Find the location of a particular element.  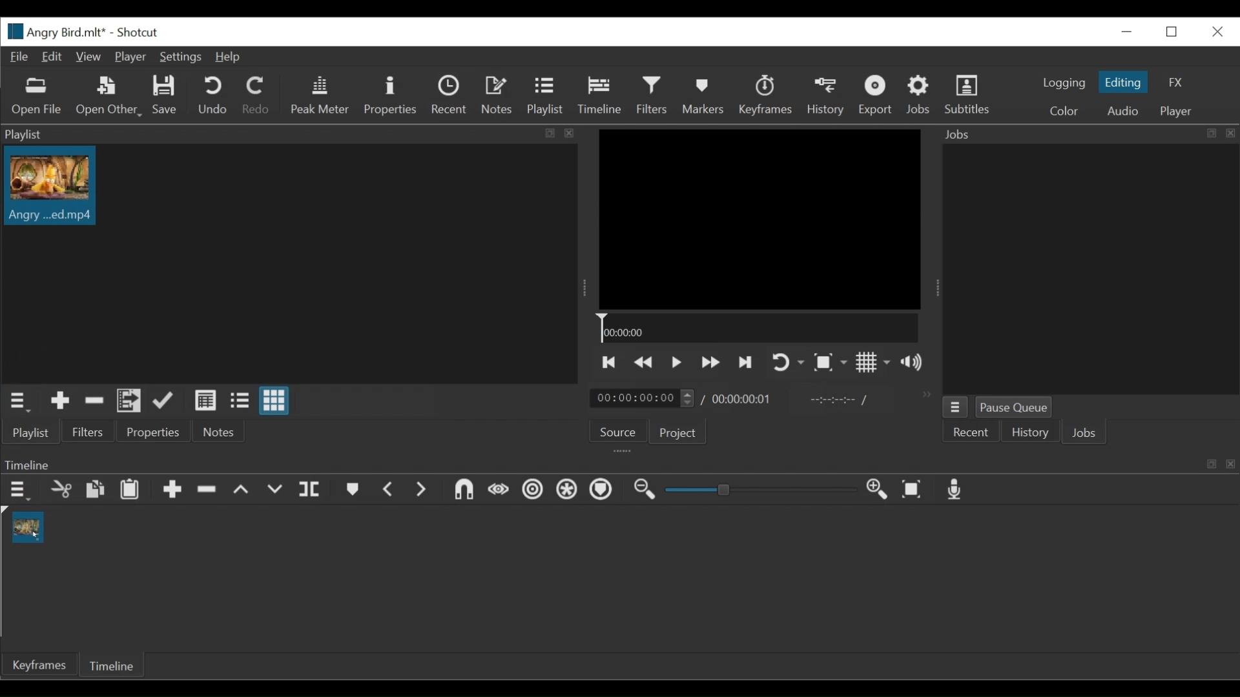

Open Other is located at coordinates (108, 96).